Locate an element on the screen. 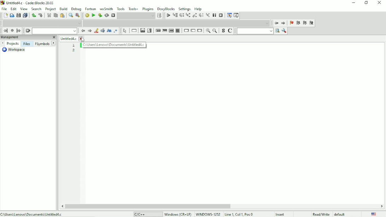  Back jump is located at coordinates (5, 31).